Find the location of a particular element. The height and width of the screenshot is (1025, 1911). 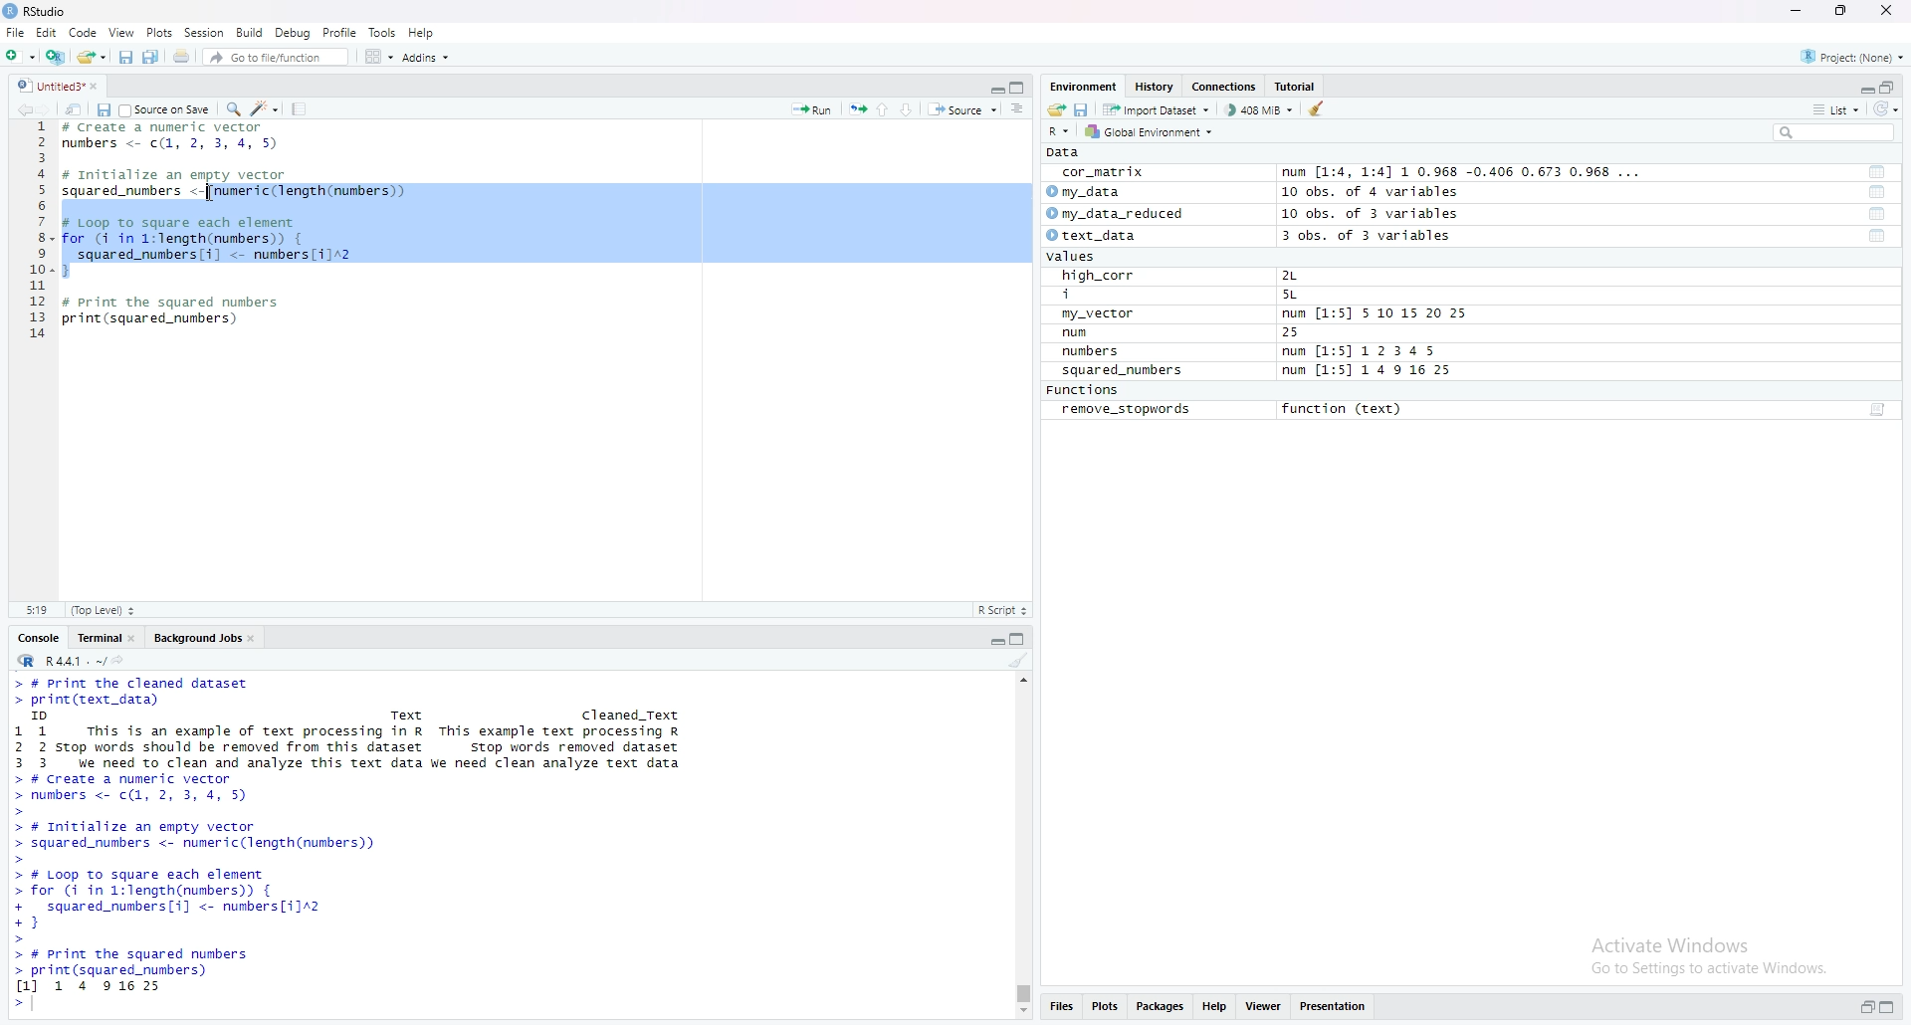

File is located at coordinates (15, 32).